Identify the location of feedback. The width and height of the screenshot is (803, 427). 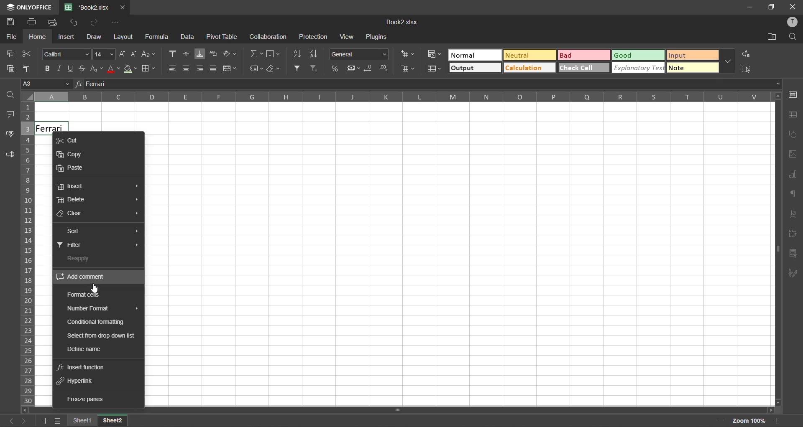
(8, 155).